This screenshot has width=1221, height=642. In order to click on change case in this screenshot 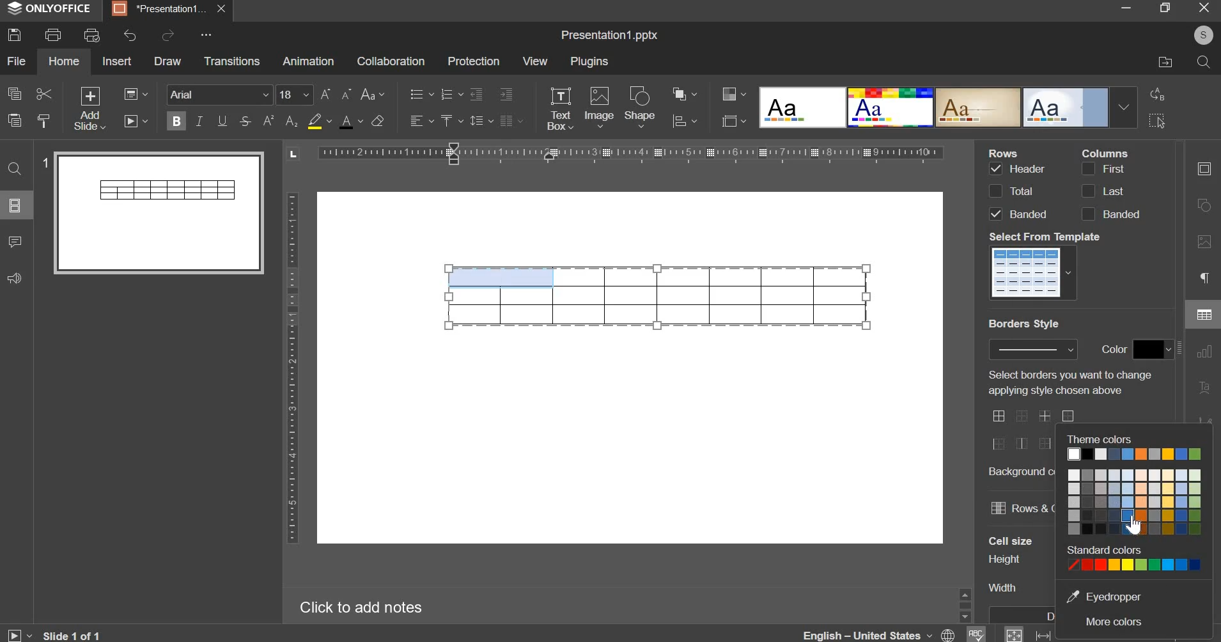, I will do `click(372, 95)`.